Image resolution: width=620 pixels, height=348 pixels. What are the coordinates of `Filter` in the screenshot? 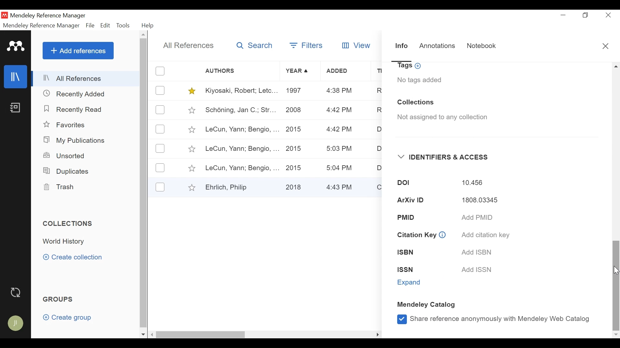 It's located at (307, 46).